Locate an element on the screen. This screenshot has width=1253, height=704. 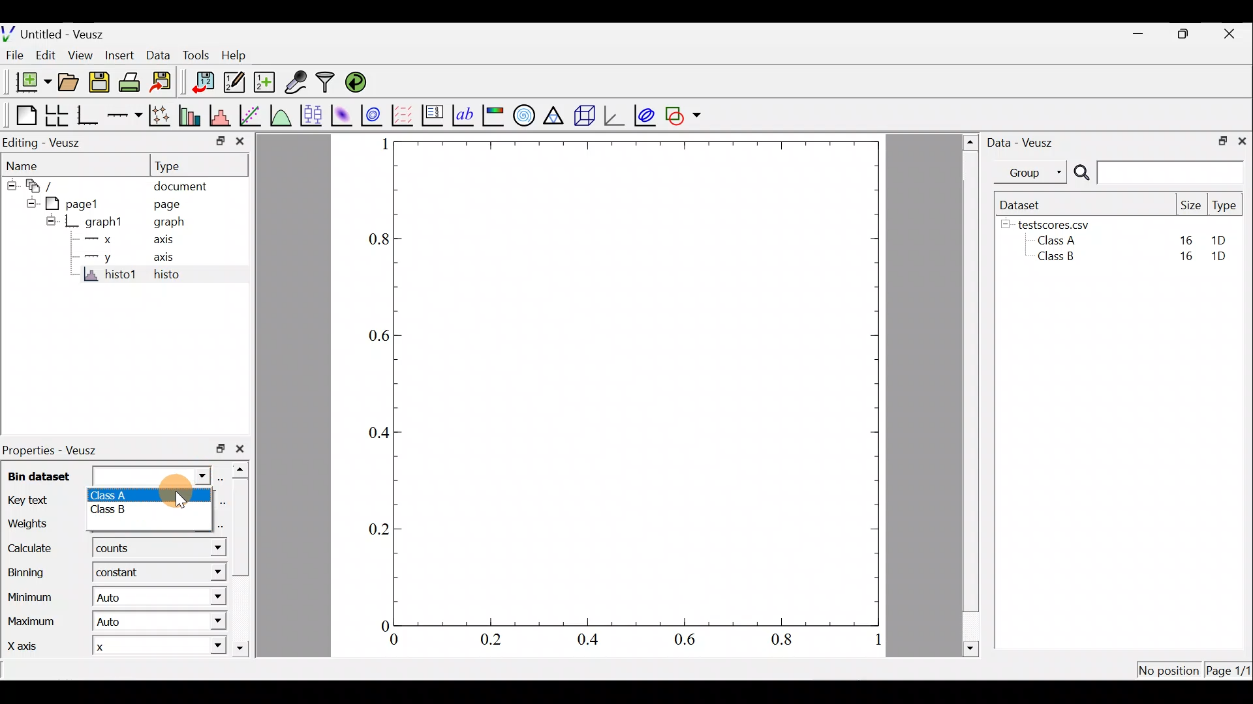
constant is located at coordinates (122, 574).